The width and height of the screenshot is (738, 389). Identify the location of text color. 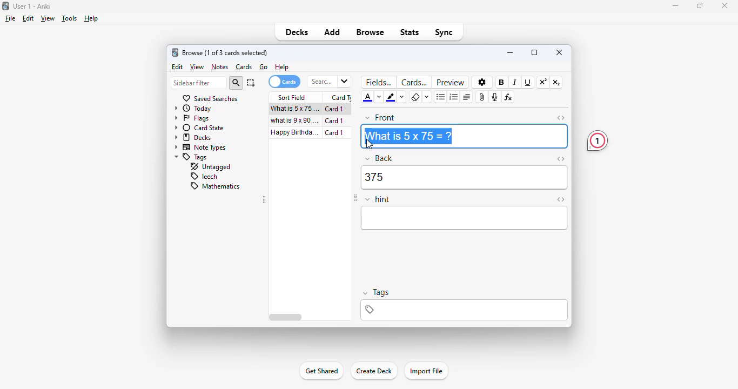
(367, 98).